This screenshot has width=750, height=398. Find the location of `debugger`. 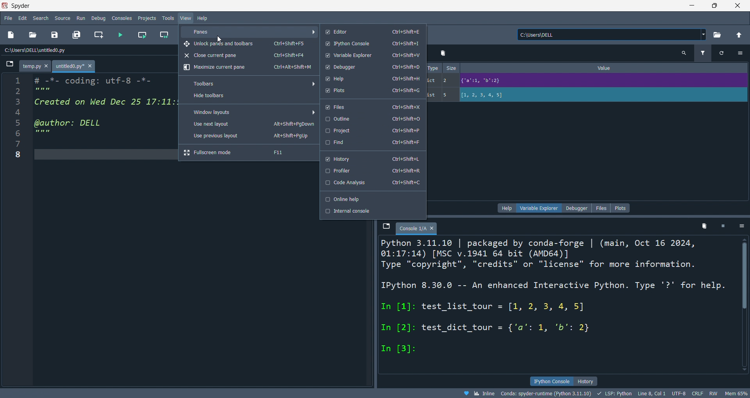

debugger is located at coordinates (374, 67).